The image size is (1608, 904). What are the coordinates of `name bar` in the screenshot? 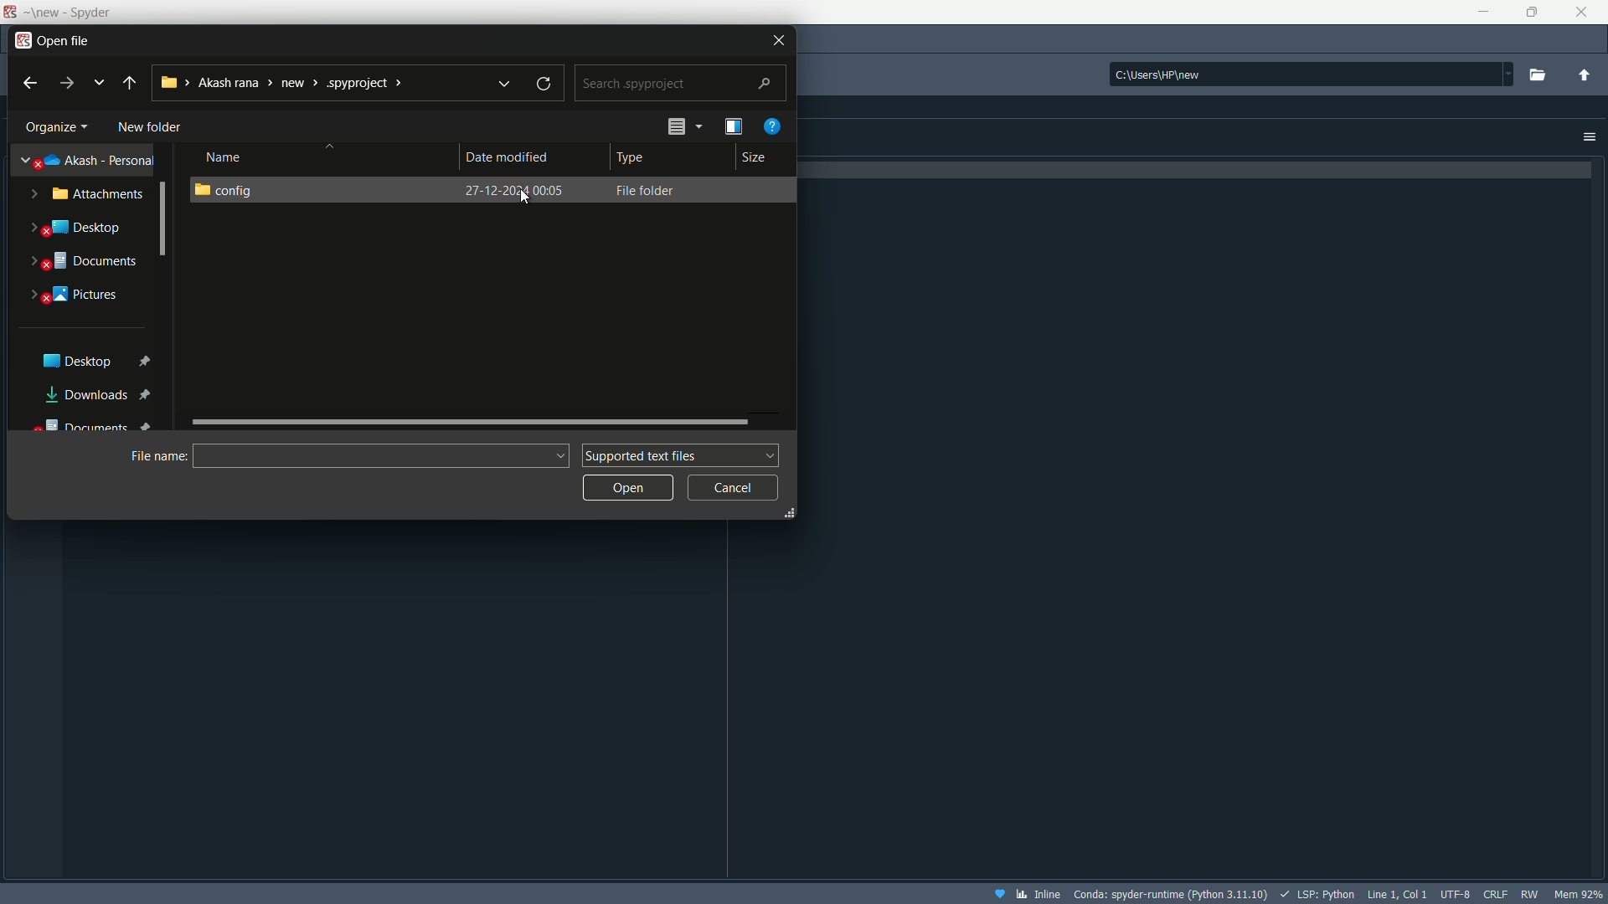 It's located at (381, 454).